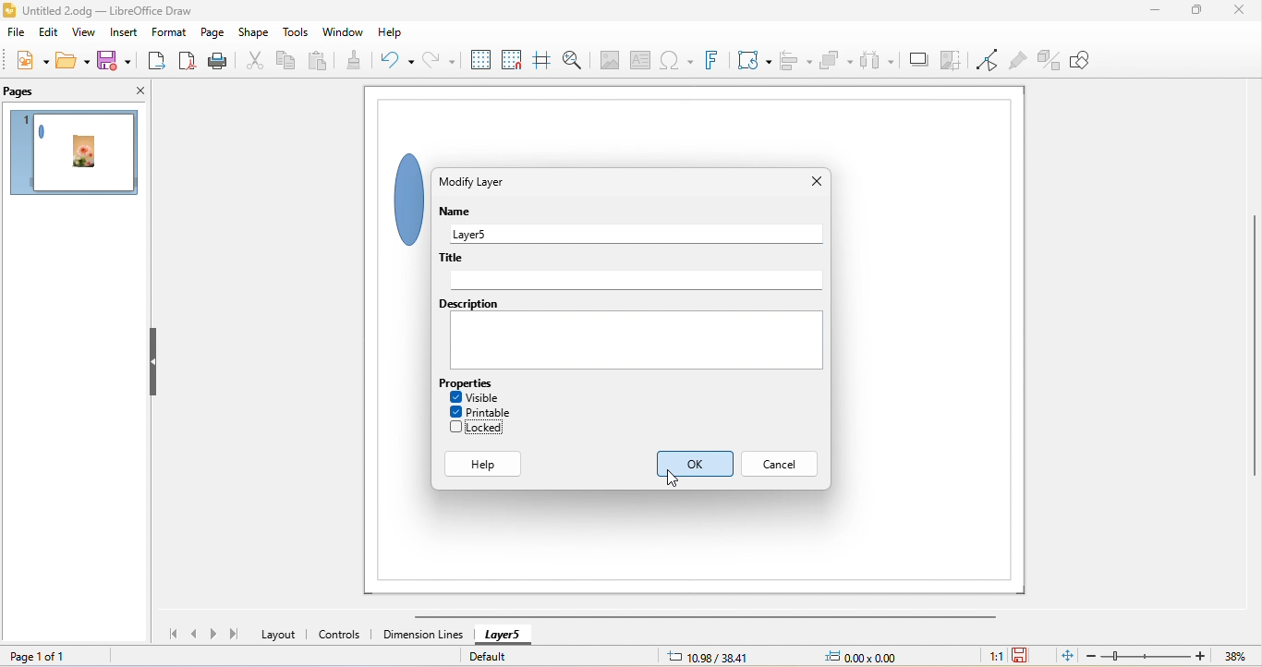  Describe the element at coordinates (716, 60) in the screenshot. I see `font work text` at that location.